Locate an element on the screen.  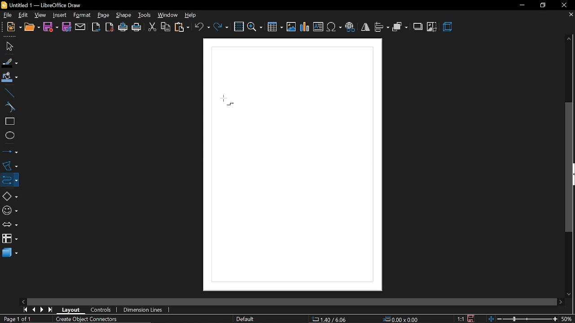
3d effect is located at coordinates (448, 28).